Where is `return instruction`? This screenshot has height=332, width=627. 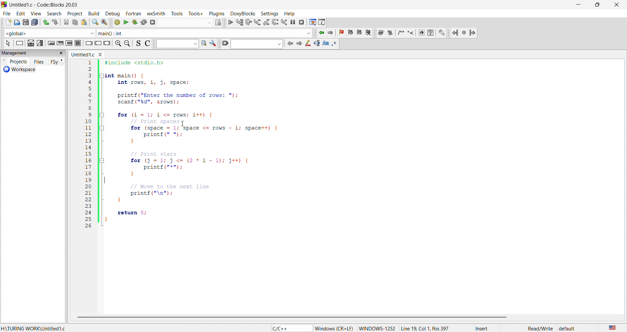 return instruction is located at coordinates (107, 43).